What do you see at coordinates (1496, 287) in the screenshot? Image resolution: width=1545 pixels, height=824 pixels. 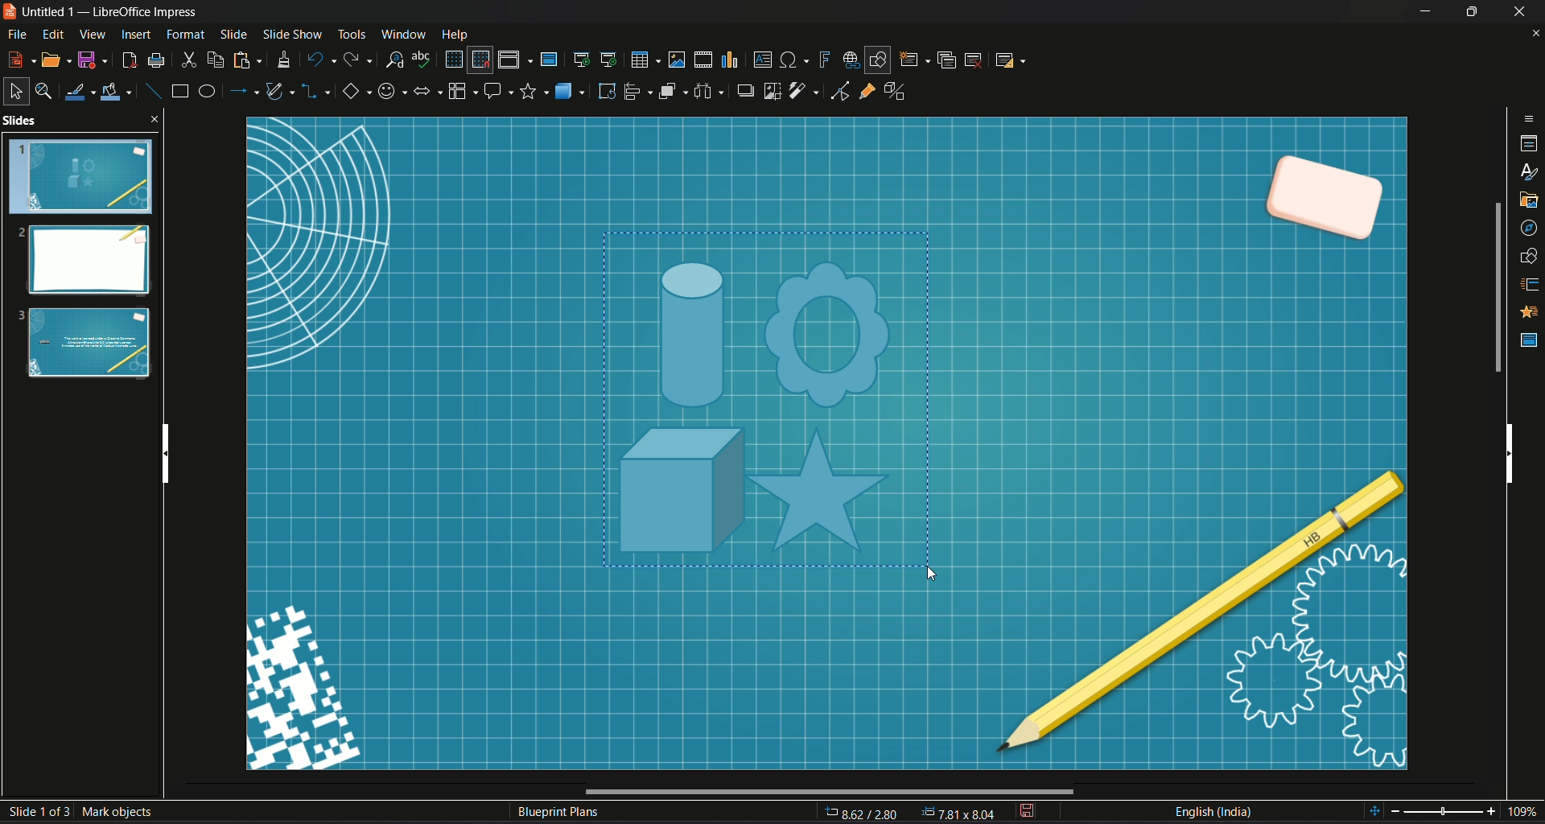 I see `Scroll bar` at bounding box center [1496, 287].